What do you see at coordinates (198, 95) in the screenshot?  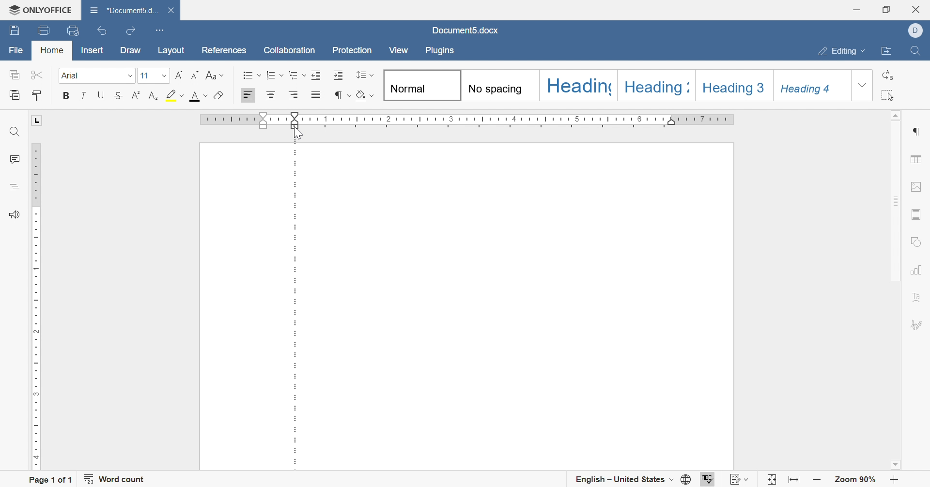 I see `font color` at bounding box center [198, 95].